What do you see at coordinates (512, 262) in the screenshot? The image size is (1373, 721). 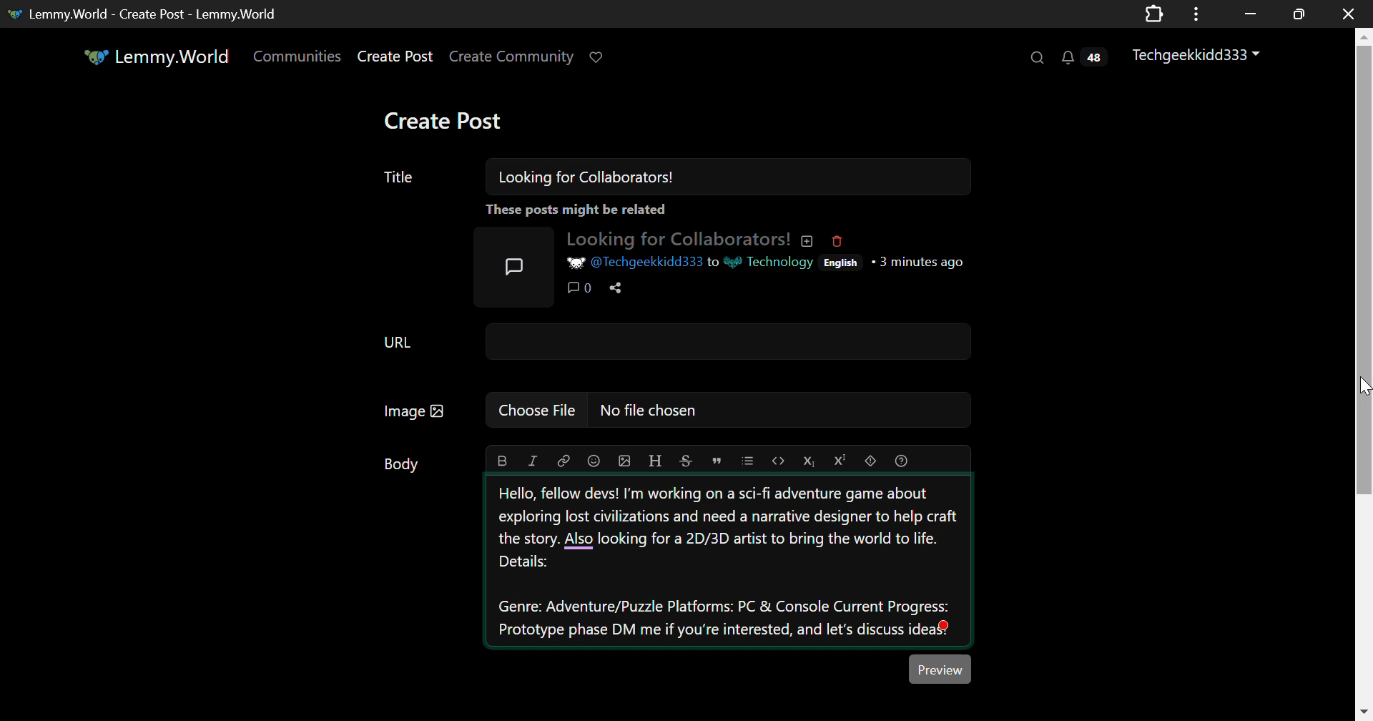 I see `Post Icon` at bounding box center [512, 262].